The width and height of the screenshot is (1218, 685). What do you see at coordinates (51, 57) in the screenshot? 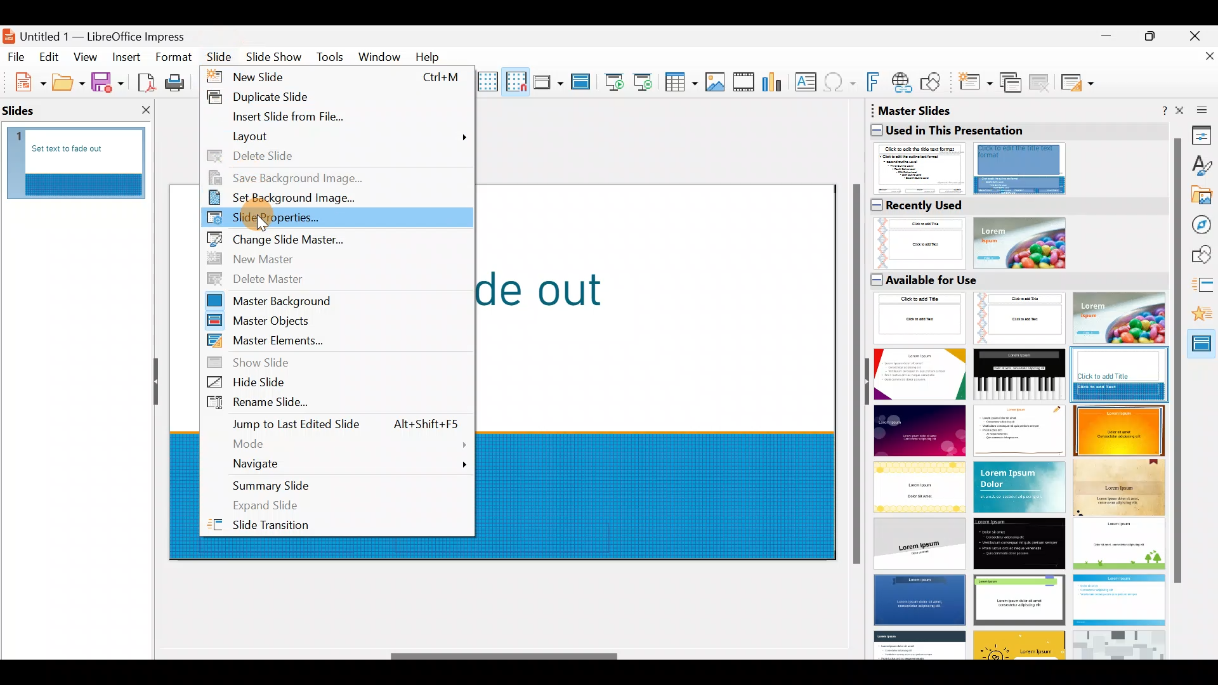
I see `Edit` at bounding box center [51, 57].